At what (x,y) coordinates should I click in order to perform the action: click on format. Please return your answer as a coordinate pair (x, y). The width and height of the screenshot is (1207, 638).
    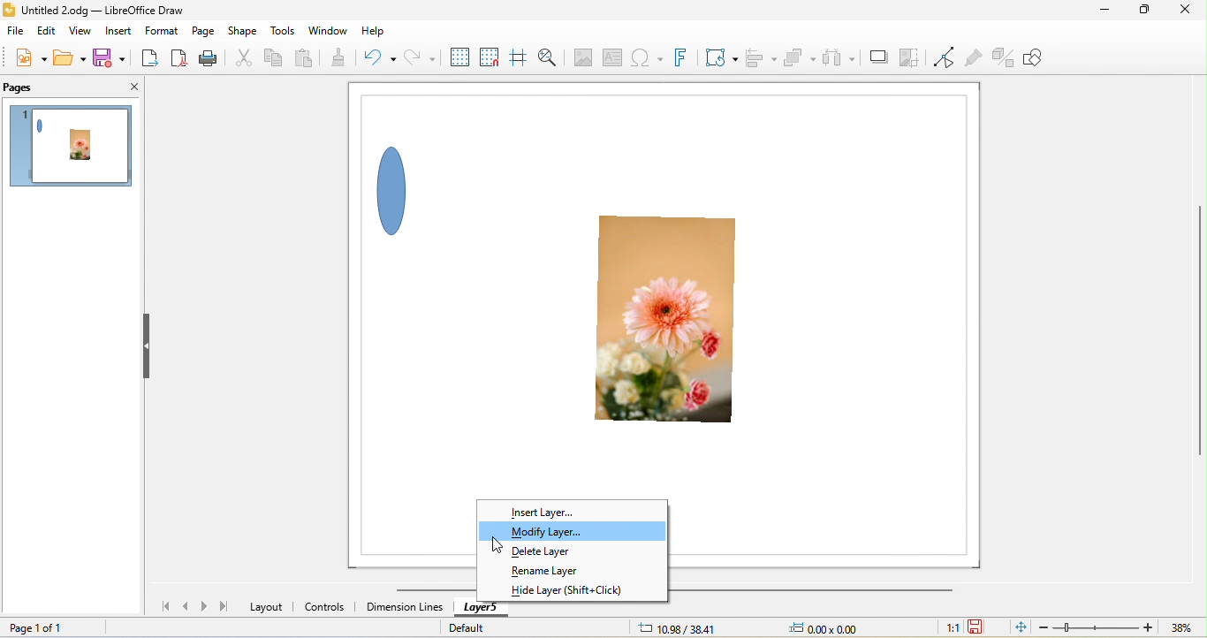
    Looking at the image, I should click on (162, 31).